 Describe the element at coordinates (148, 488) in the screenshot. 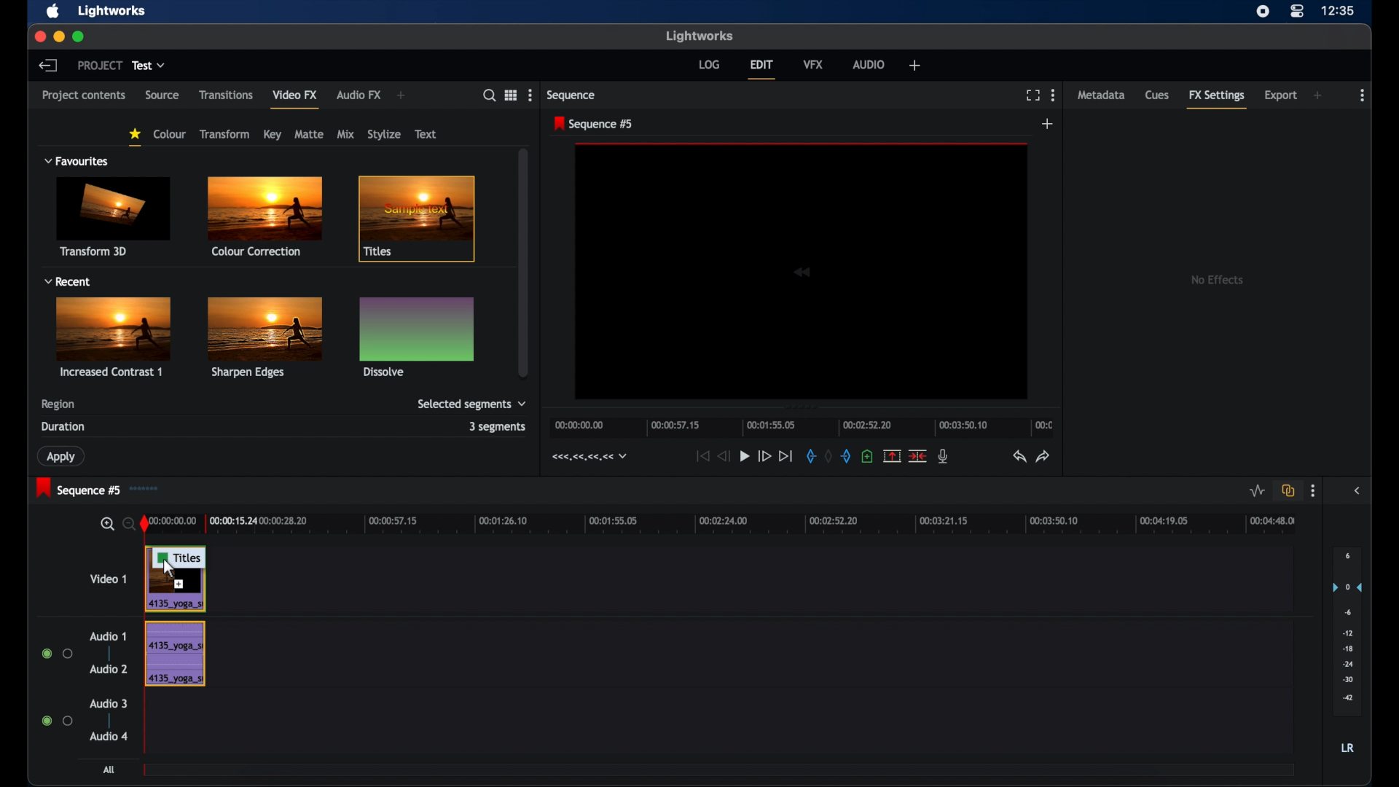

I see `sequence icon` at that location.